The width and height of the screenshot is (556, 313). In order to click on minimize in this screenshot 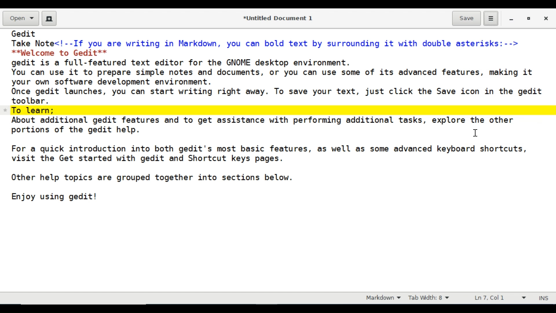, I will do `click(512, 19)`.